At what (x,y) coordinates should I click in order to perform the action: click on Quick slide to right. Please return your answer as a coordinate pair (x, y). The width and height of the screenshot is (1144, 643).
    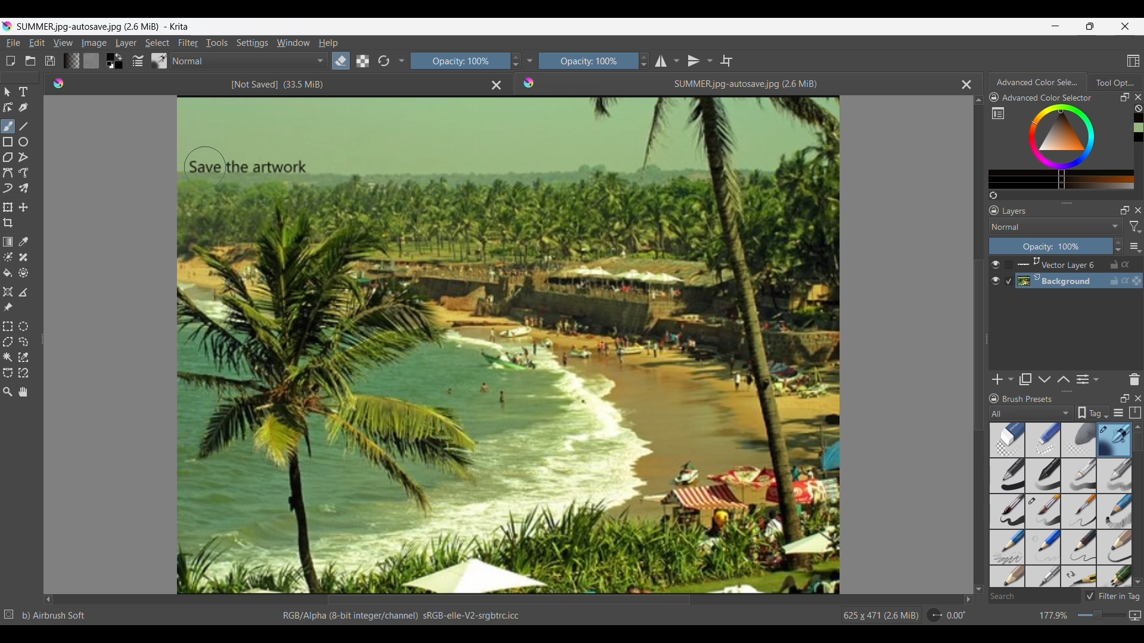
    Looking at the image, I should click on (968, 600).